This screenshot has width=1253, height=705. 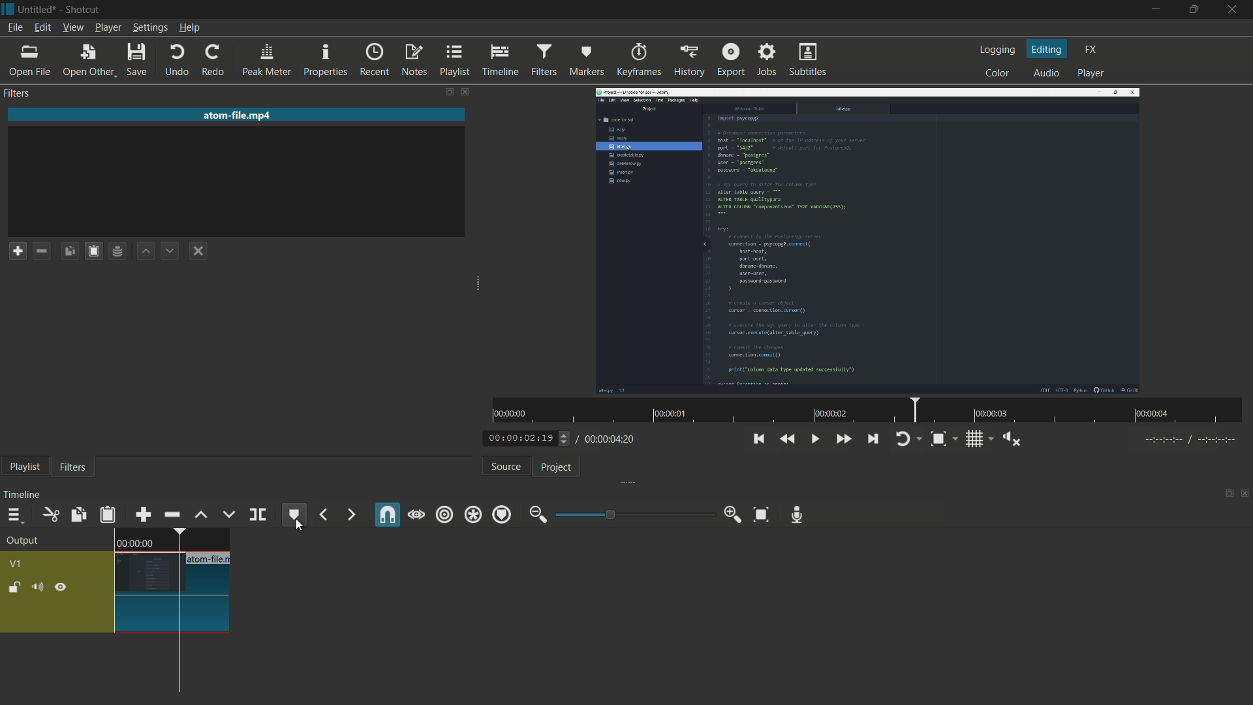 What do you see at coordinates (135, 542) in the screenshot?
I see `time` at bounding box center [135, 542].